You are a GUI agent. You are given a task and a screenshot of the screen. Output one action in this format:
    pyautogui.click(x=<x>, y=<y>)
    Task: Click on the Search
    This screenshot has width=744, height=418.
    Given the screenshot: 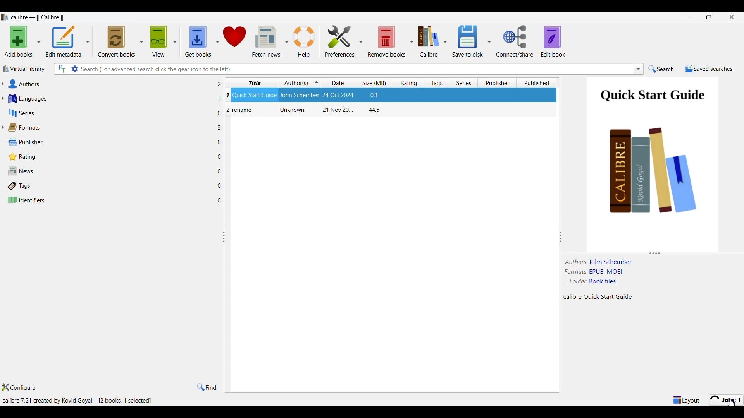 What is the action you would take?
    pyautogui.click(x=661, y=69)
    